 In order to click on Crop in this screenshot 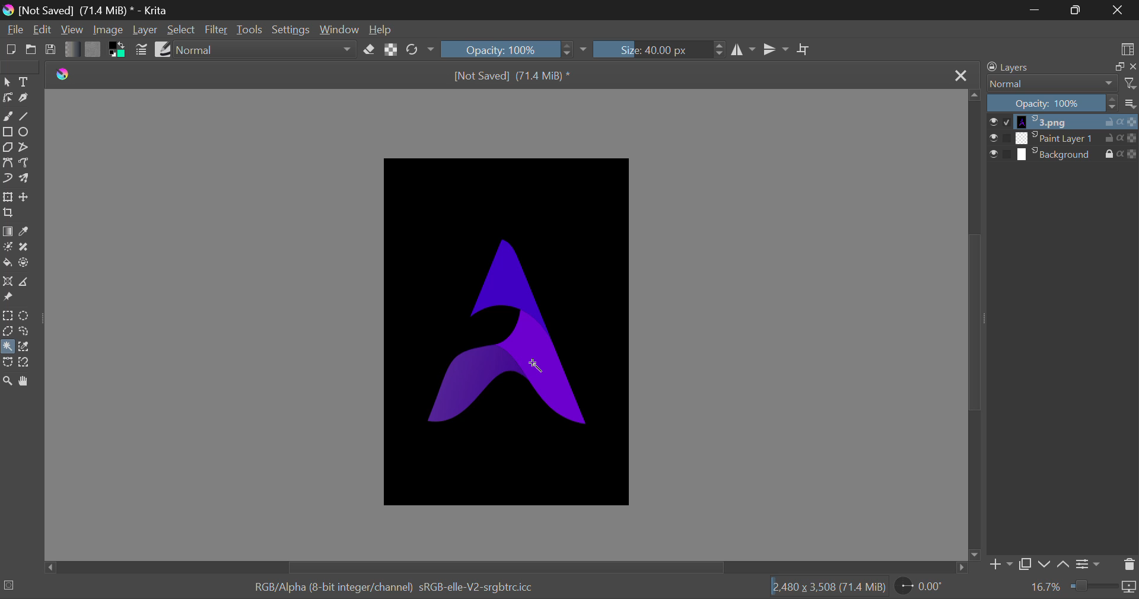, I will do `click(9, 213)`.